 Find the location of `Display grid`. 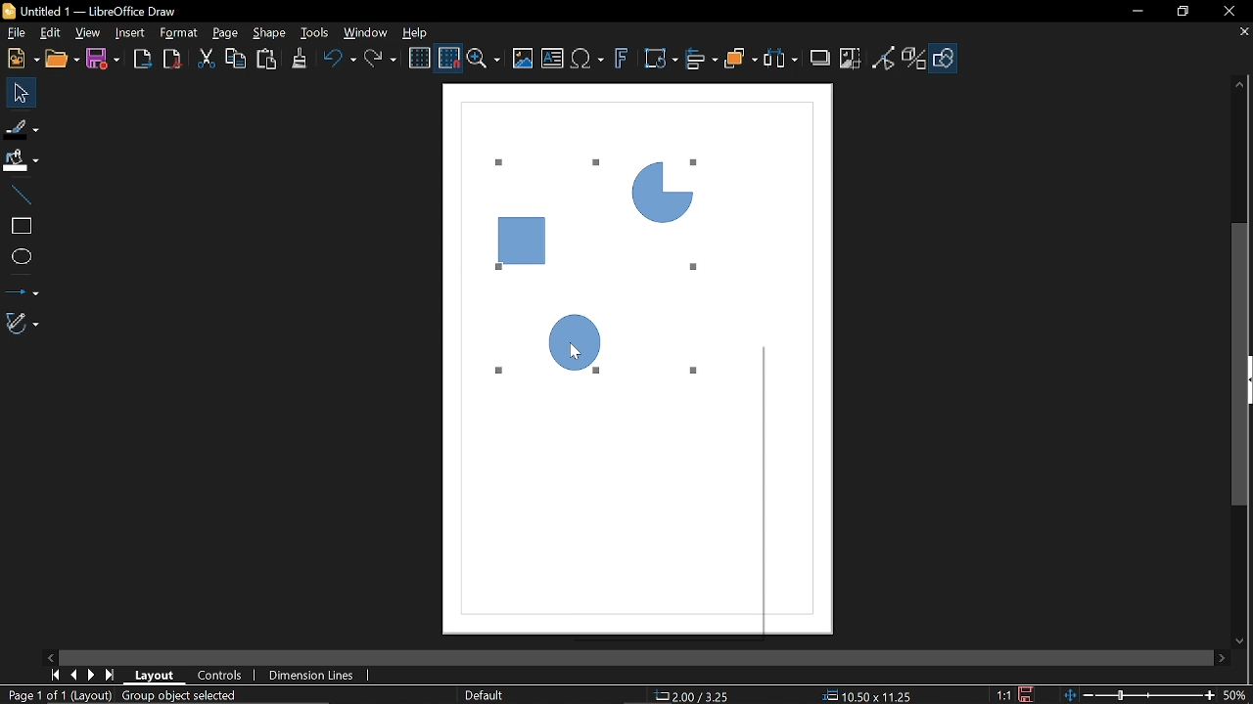

Display grid is located at coordinates (419, 59).